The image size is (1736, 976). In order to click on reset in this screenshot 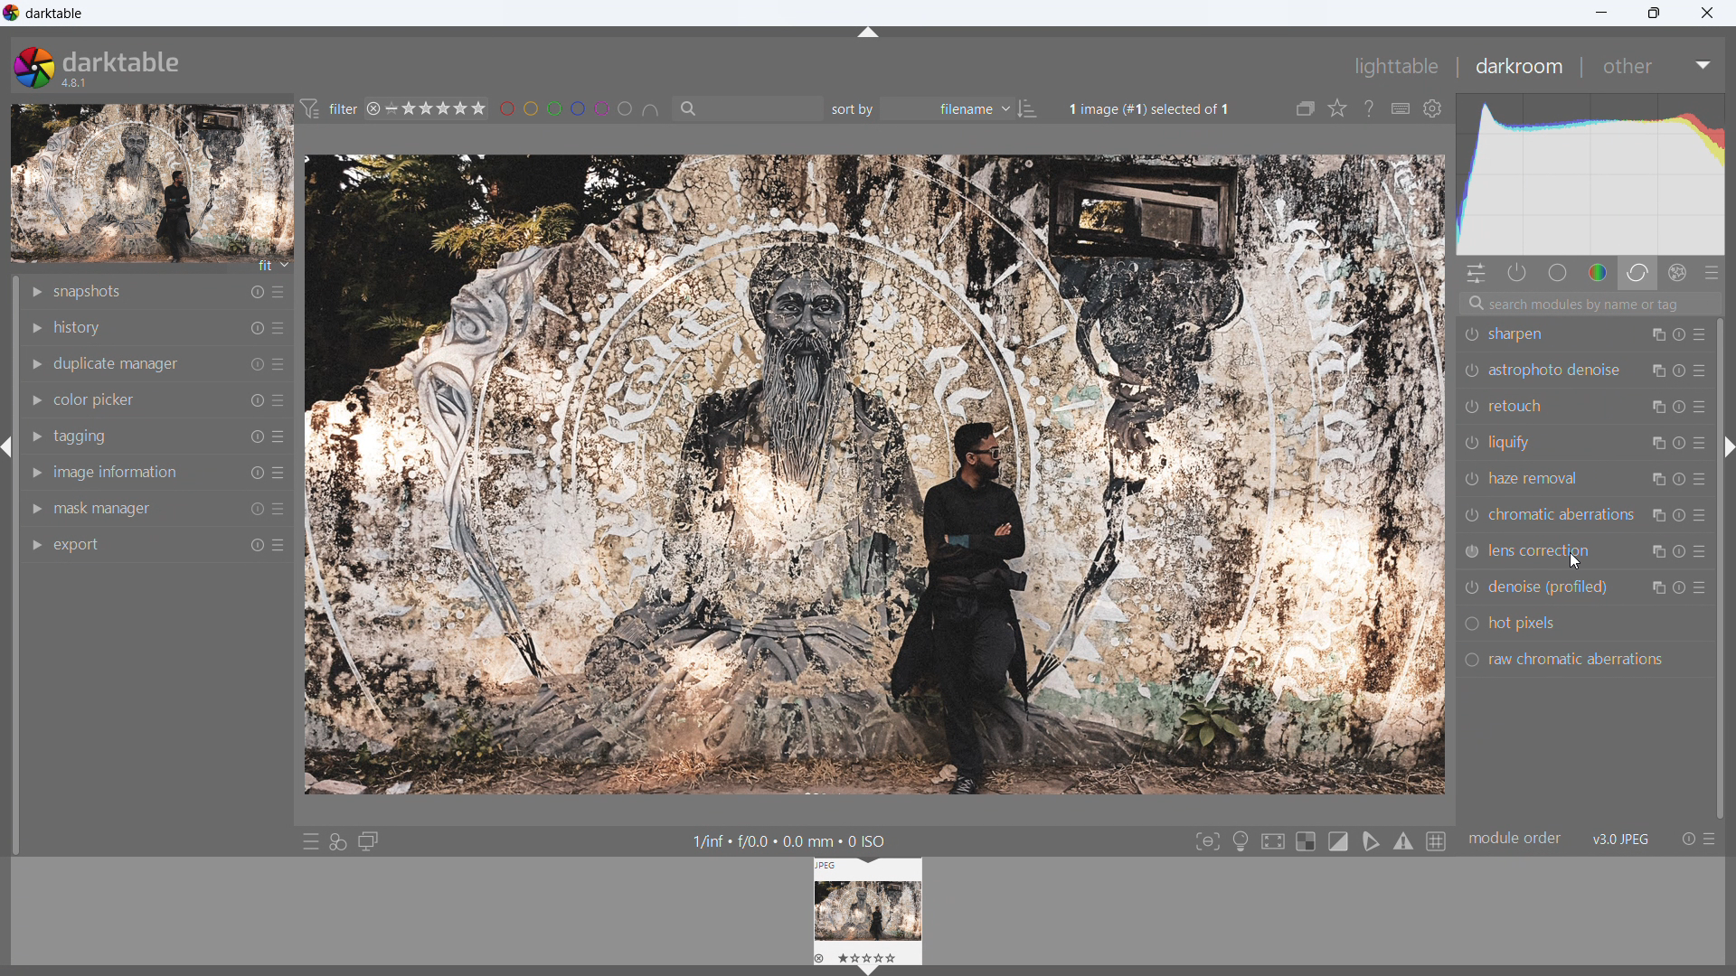, I will do `click(250, 400)`.